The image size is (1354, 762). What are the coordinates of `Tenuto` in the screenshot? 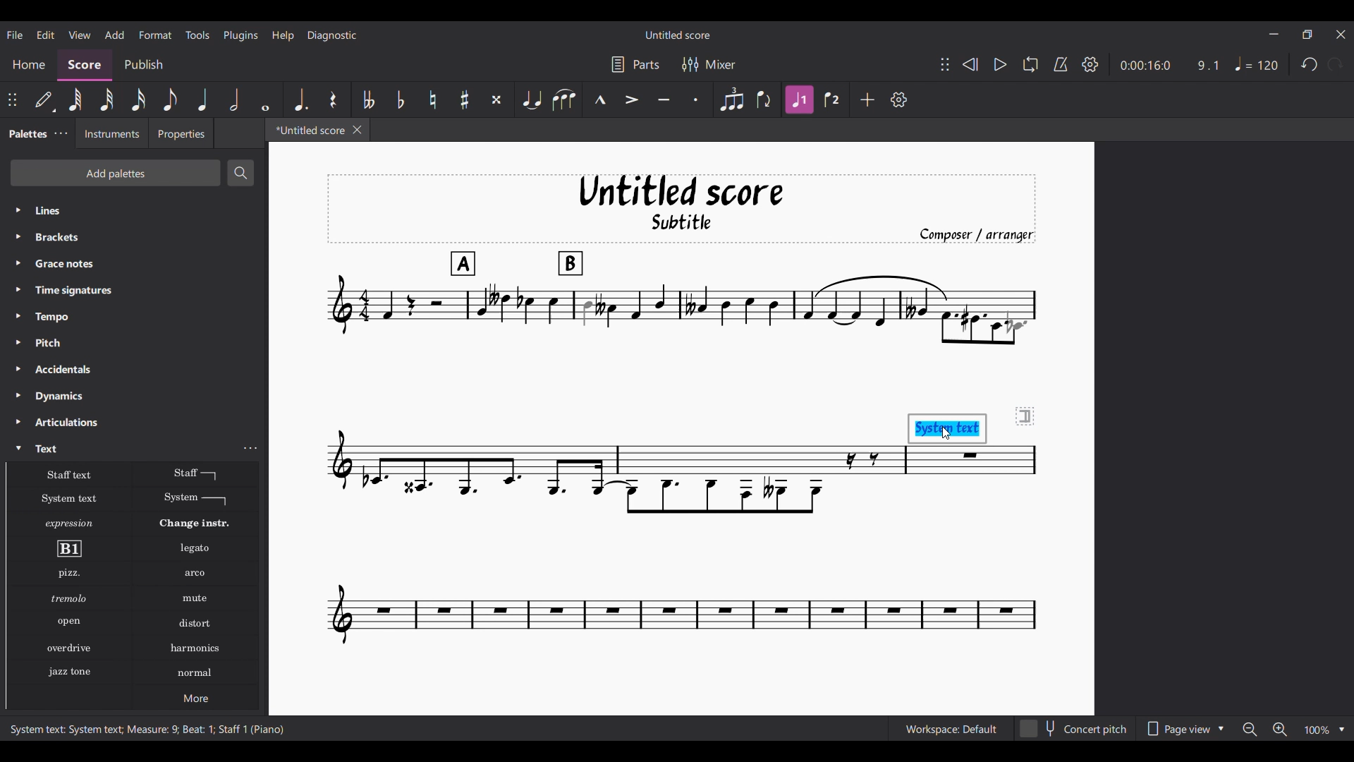 It's located at (664, 100).